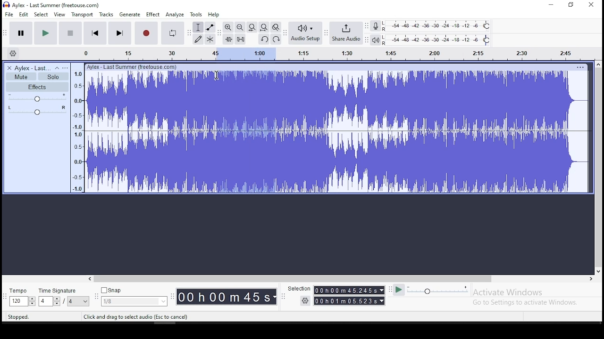 The height and width of the screenshot is (339, 604). I want to click on open menu, so click(66, 68).